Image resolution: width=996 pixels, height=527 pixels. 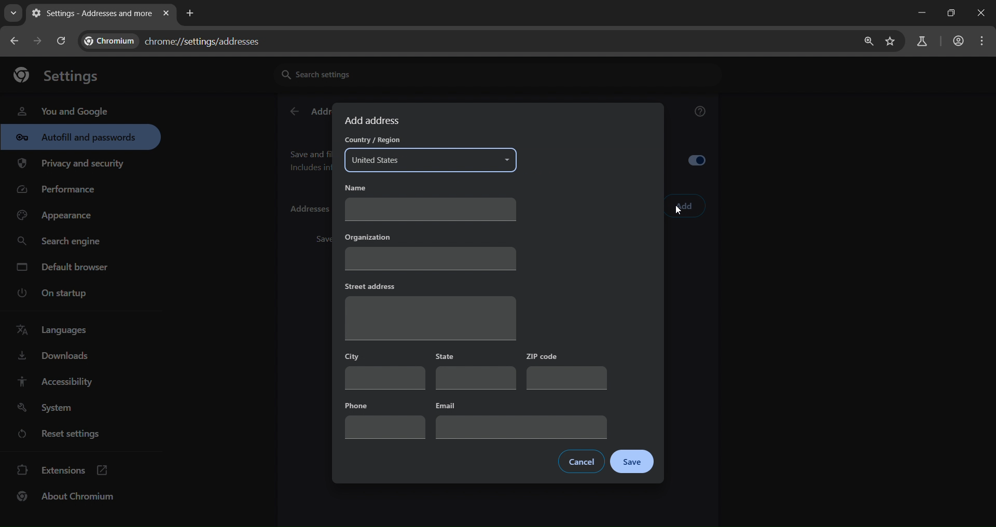 I want to click on appearance, so click(x=58, y=216).